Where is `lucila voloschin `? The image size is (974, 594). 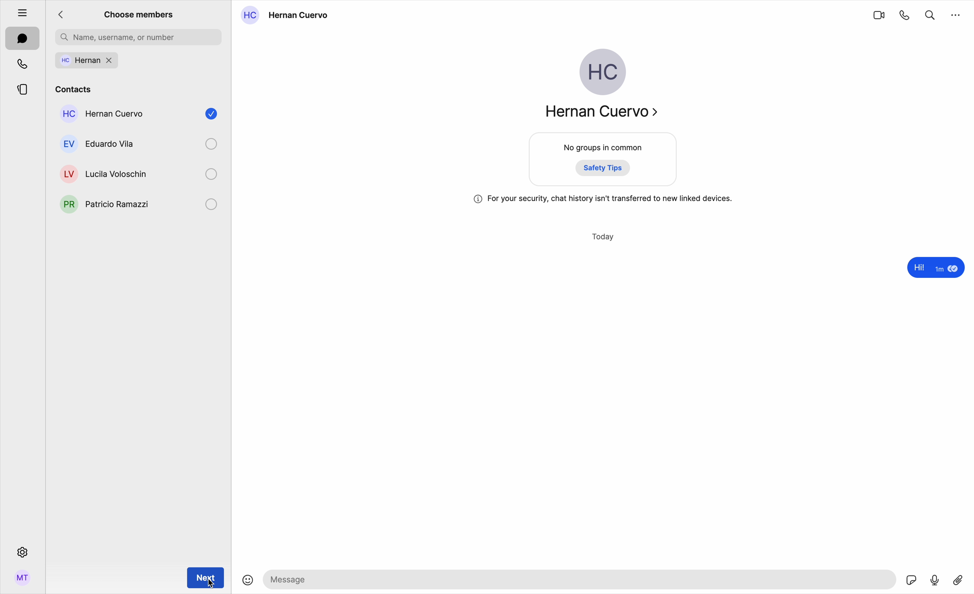
lucila voloschin  is located at coordinates (105, 171).